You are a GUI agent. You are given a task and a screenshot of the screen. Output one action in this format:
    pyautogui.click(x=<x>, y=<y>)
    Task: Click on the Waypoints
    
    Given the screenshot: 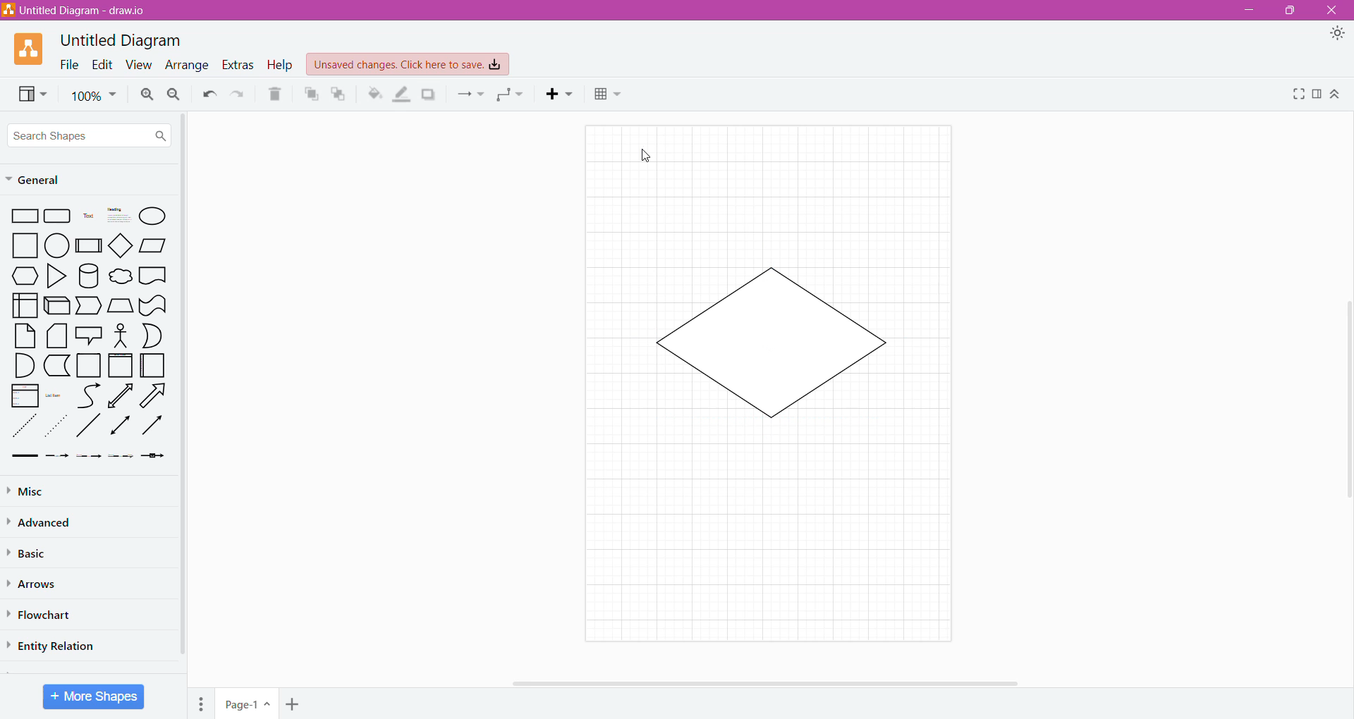 What is the action you would take?
    pyautogui.click(x=511, y=96)
    